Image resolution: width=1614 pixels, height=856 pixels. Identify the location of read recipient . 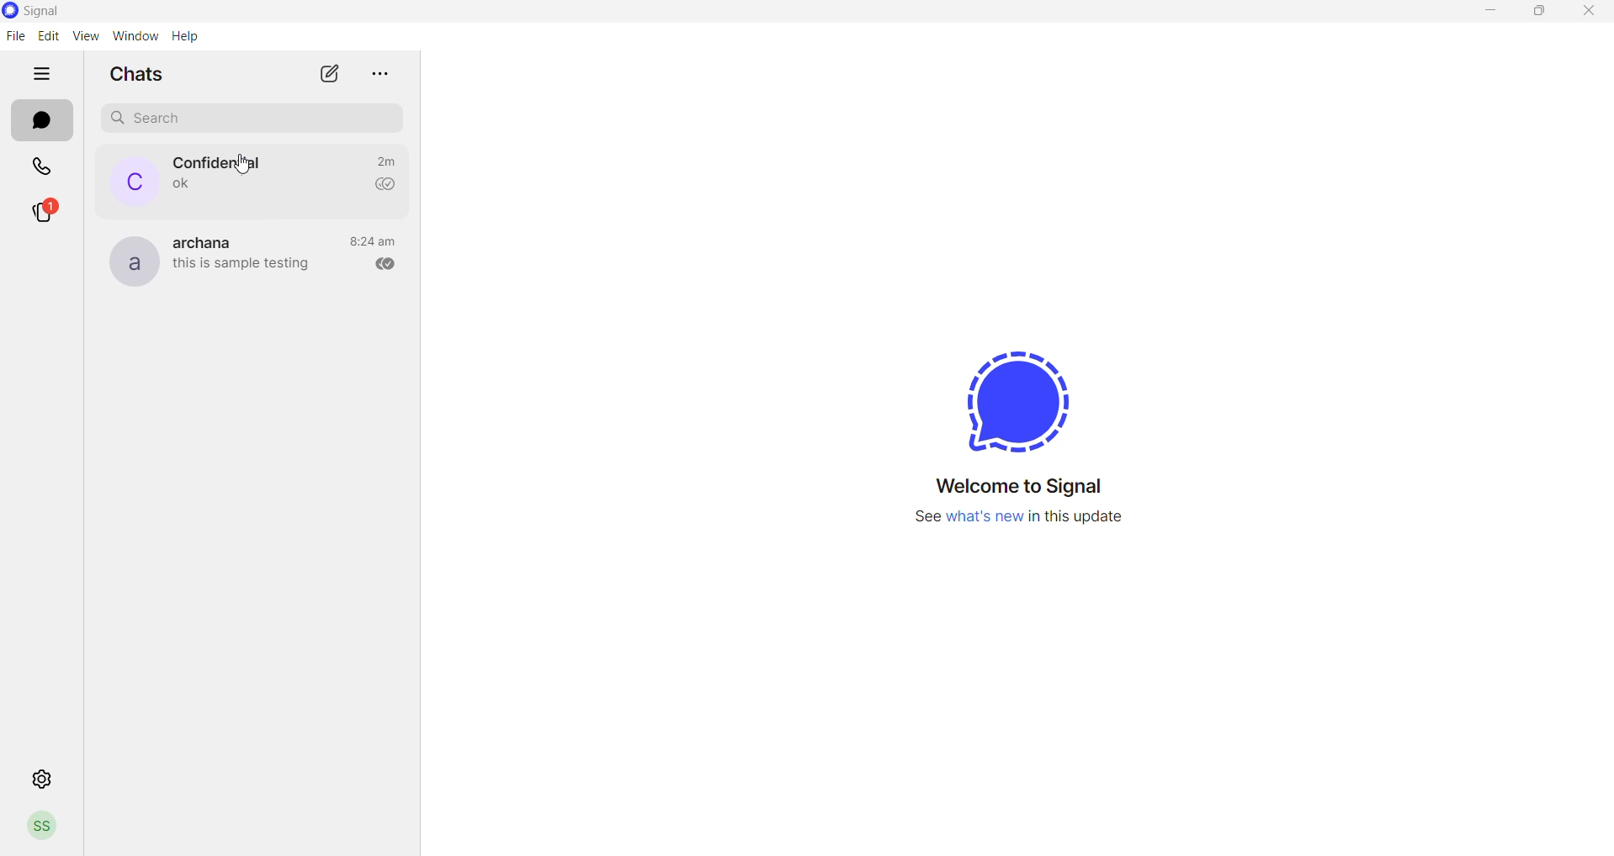
(379, 185).